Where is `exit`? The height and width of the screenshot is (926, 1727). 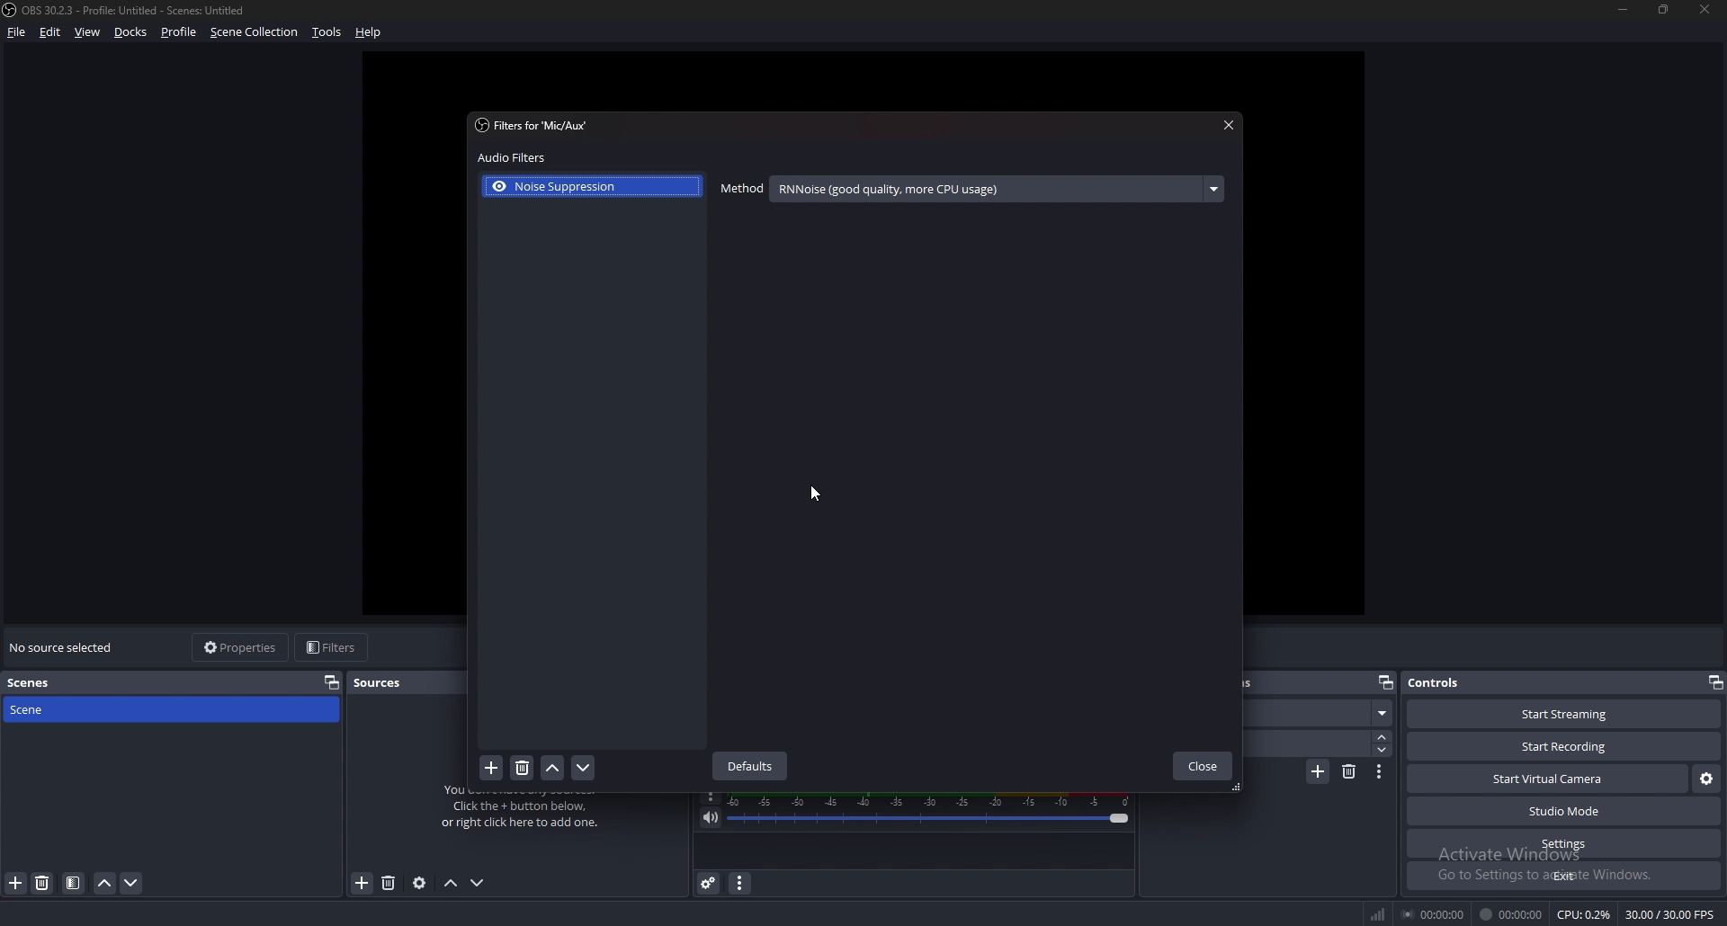 exit is located at coordinates (1562, 877).